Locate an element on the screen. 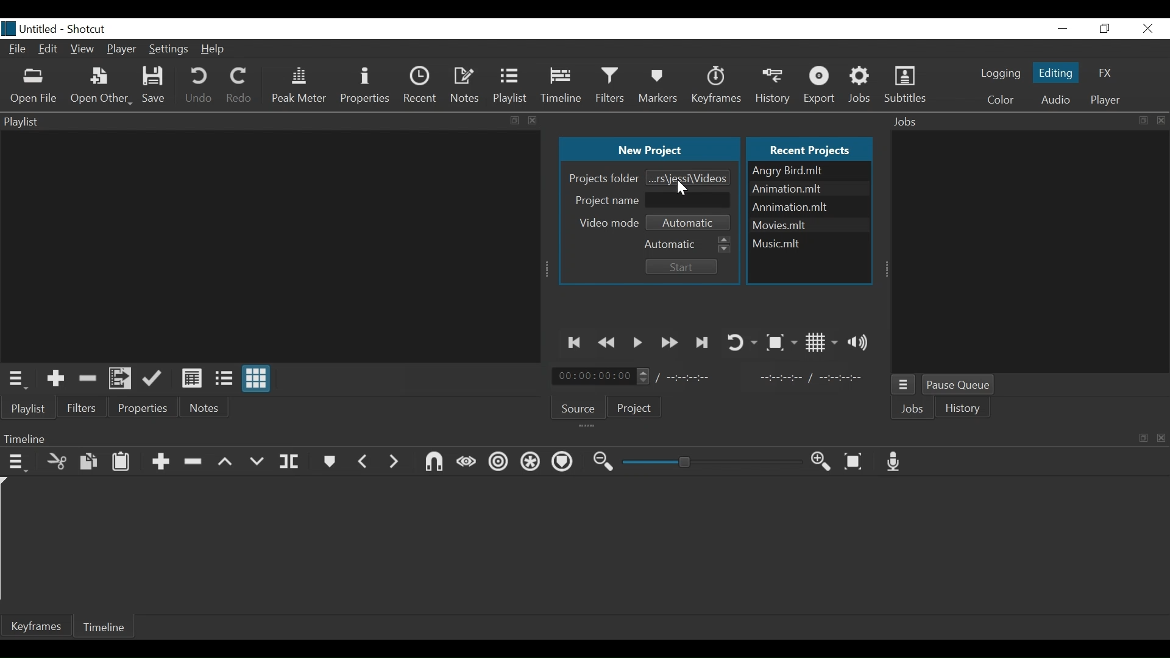  File name is located at coordinates (809, 241).